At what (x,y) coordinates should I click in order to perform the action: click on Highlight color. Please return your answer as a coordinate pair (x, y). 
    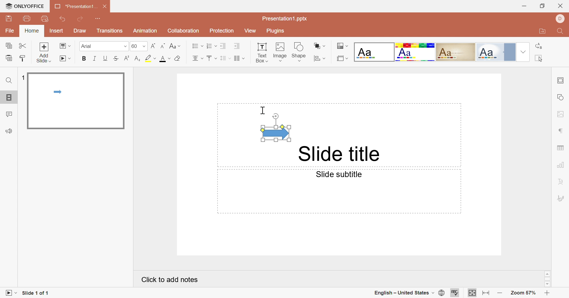
    Looking at the image, I should click on (151, 59).